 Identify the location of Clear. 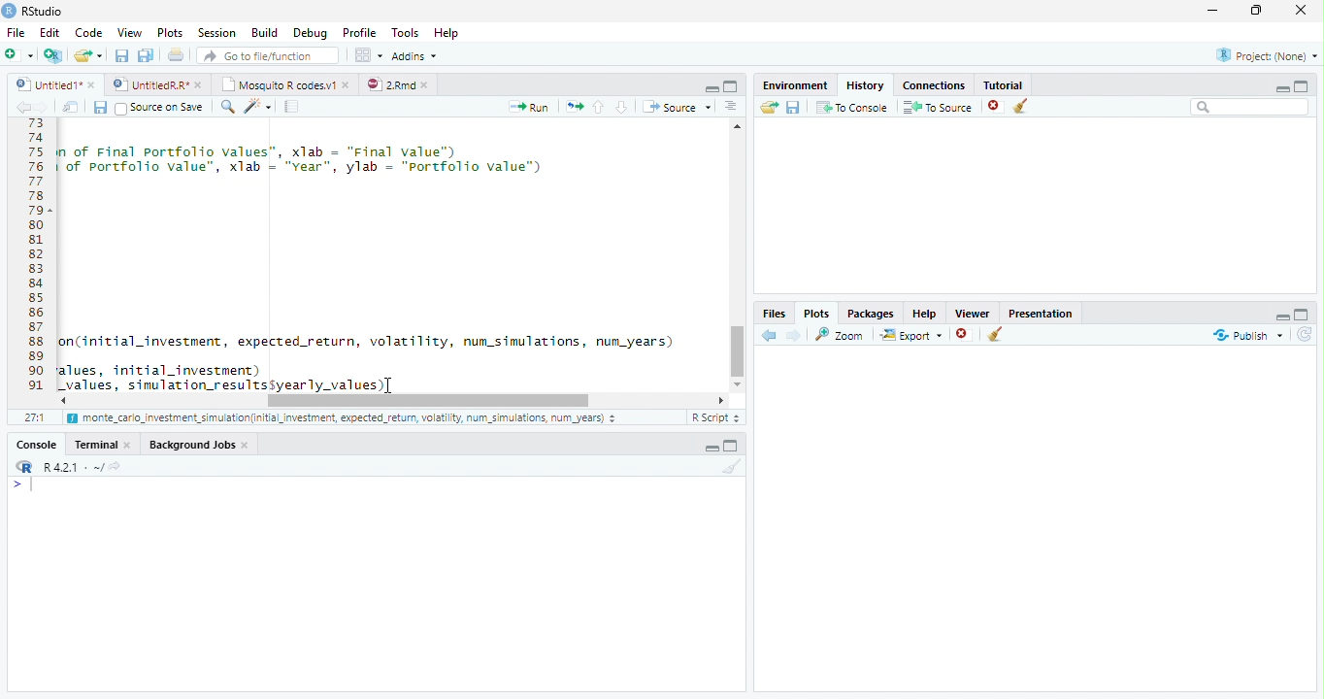
(996, 336).